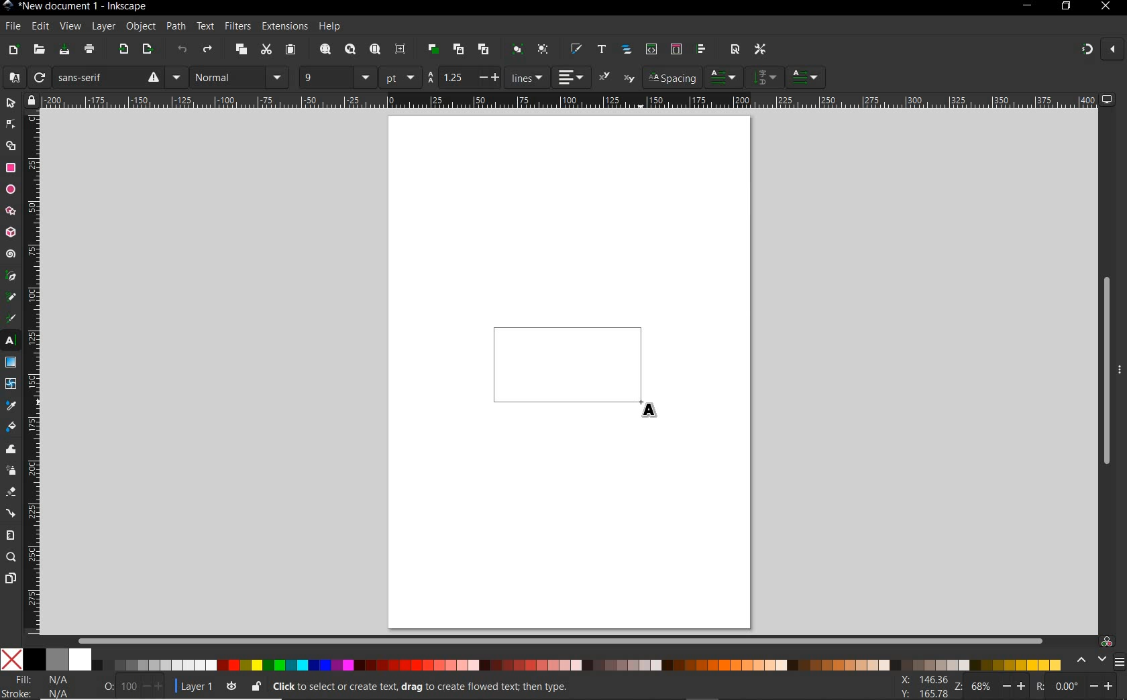  Describe the element at coordinates (33, 373) in the screenshot. I see `ruler` at that location.